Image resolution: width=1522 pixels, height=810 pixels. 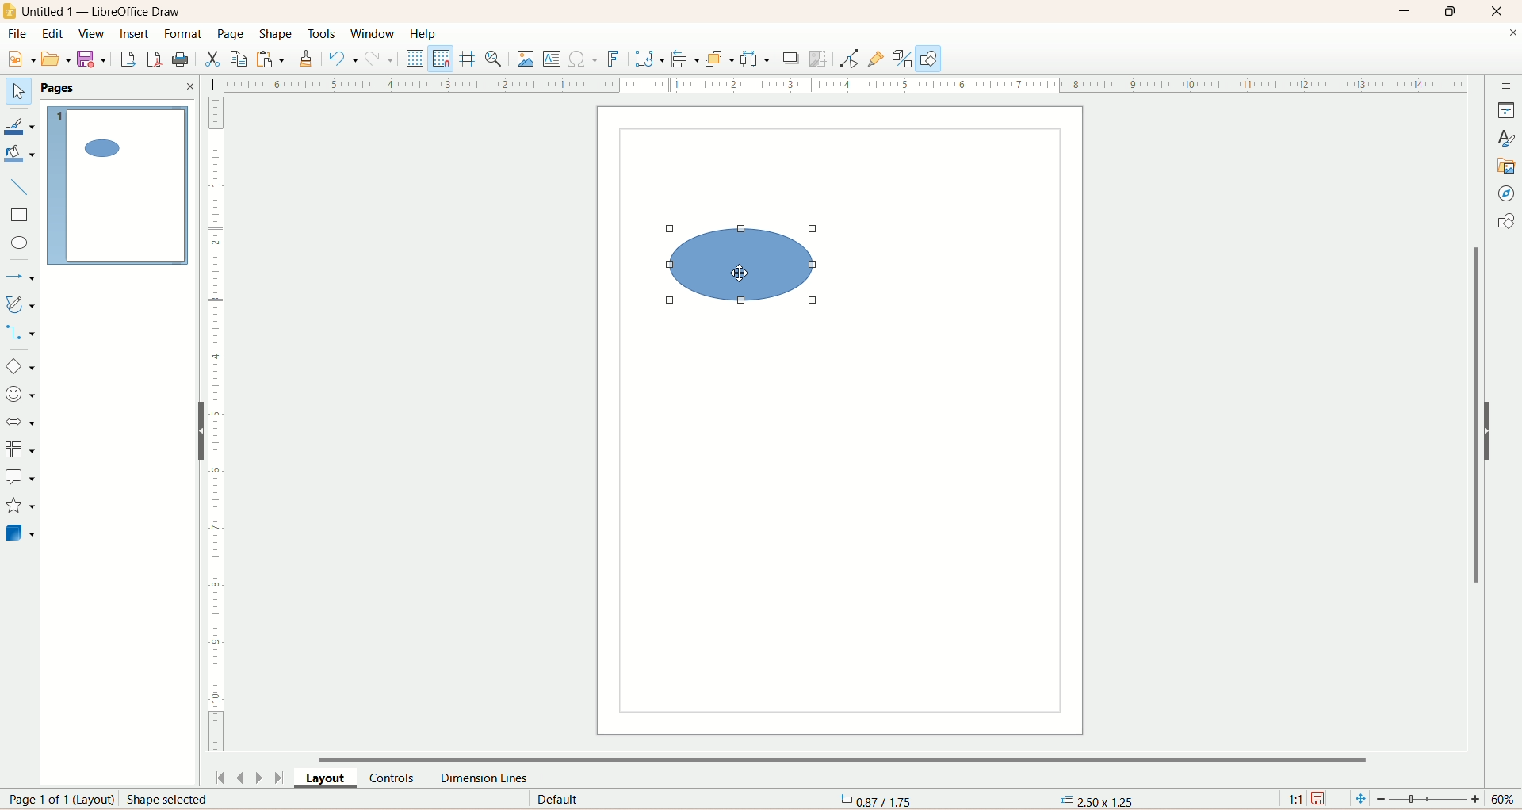 I want to click on star and banners, so click(x=19, y=505).